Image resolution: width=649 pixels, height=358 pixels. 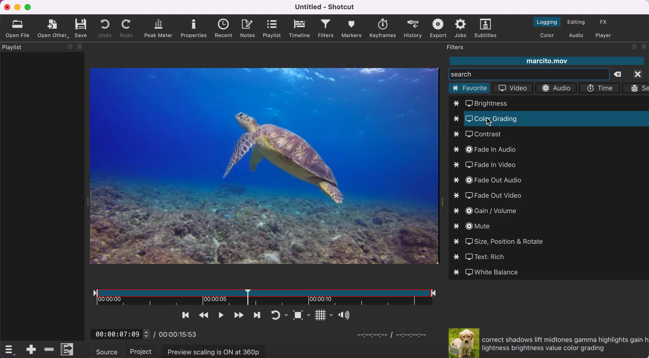 What do you see at coordinates (53, 29) in the screenshot?
I see `open other` at bounding box center [53, 29].